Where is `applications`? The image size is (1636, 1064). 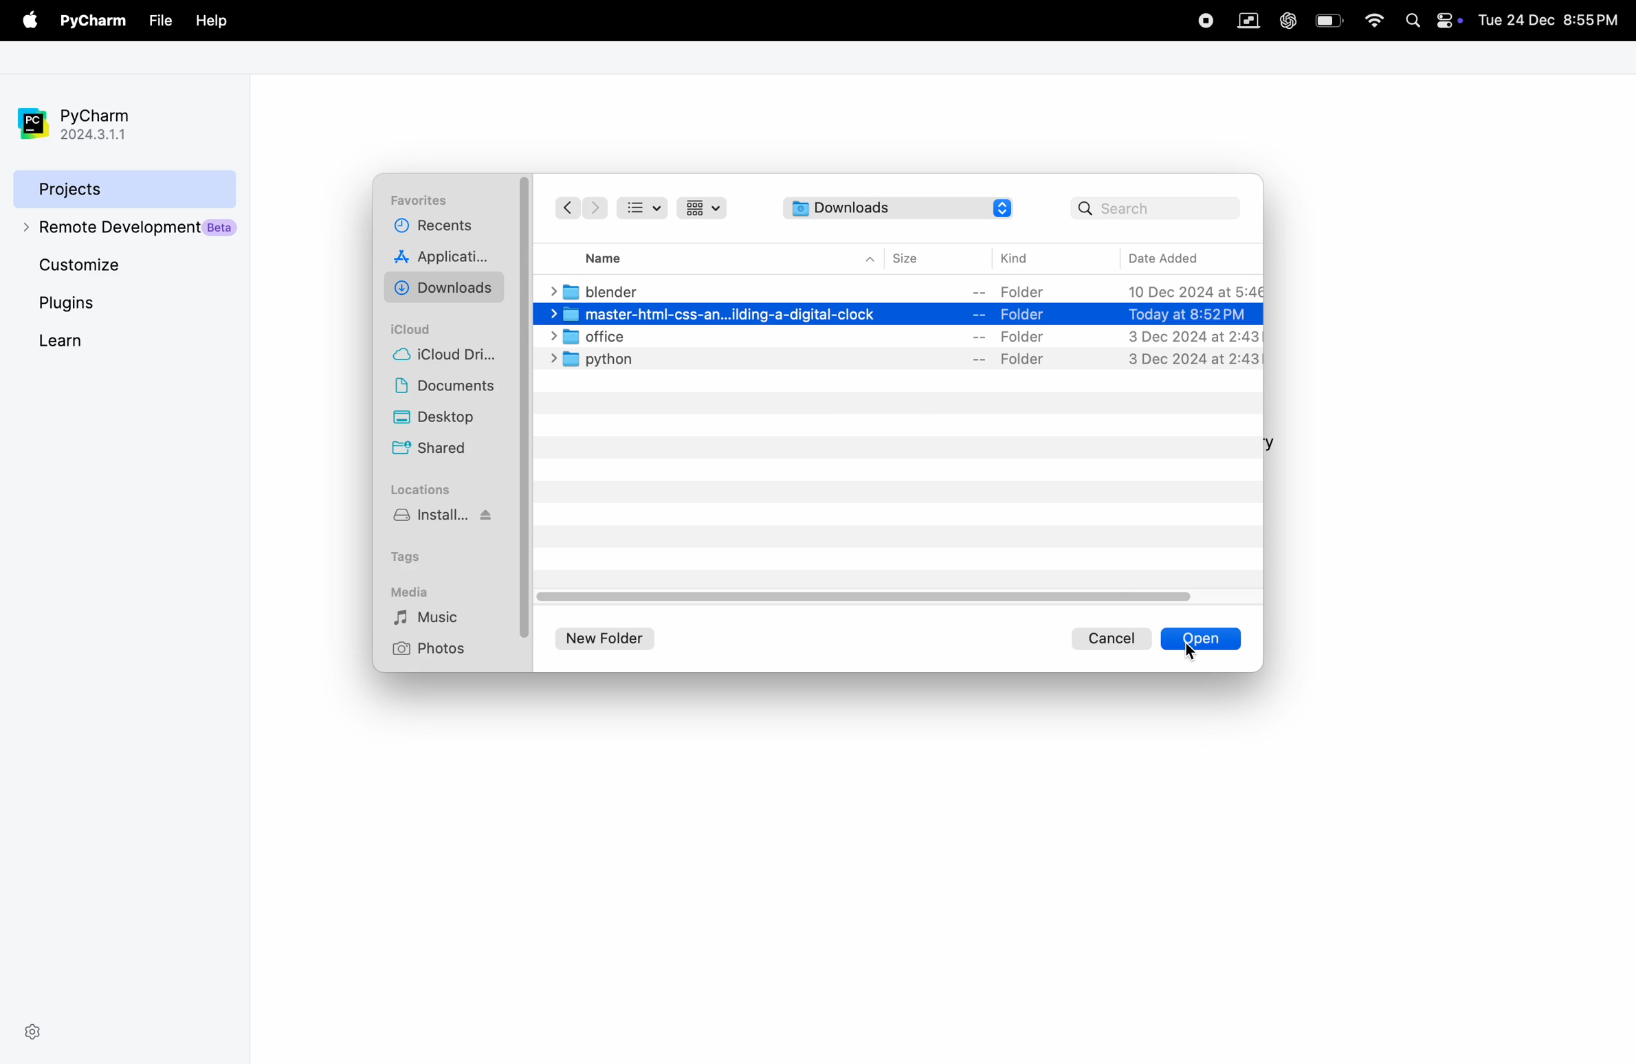
applications is located at coordinates (447, 259).